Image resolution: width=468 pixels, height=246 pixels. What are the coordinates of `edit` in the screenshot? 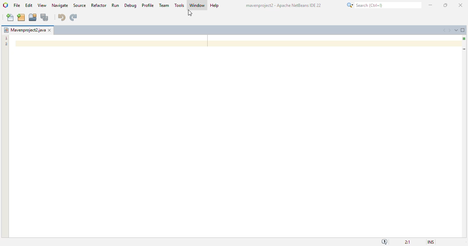 It's located at (29, 5).